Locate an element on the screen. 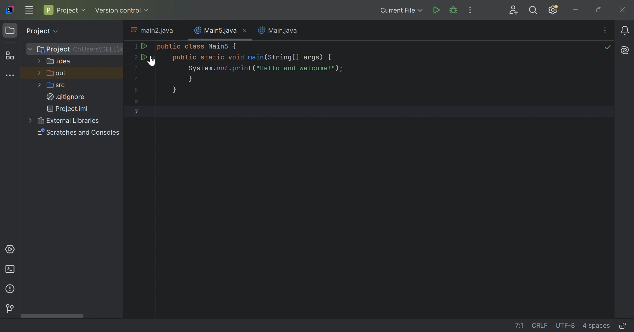 The width and height of the screenshot is (634, 332). External Libraries is located at coordinates (68, 121).